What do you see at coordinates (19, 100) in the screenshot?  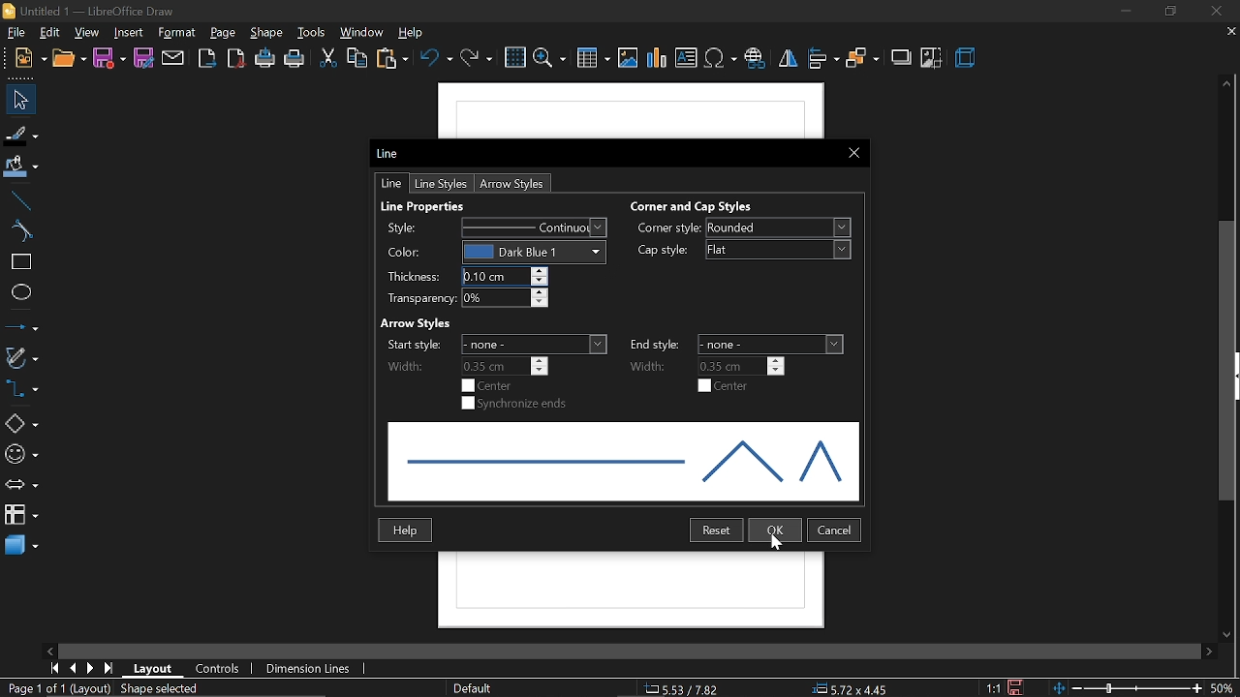 I see `move` at bounding box center [19, 100].